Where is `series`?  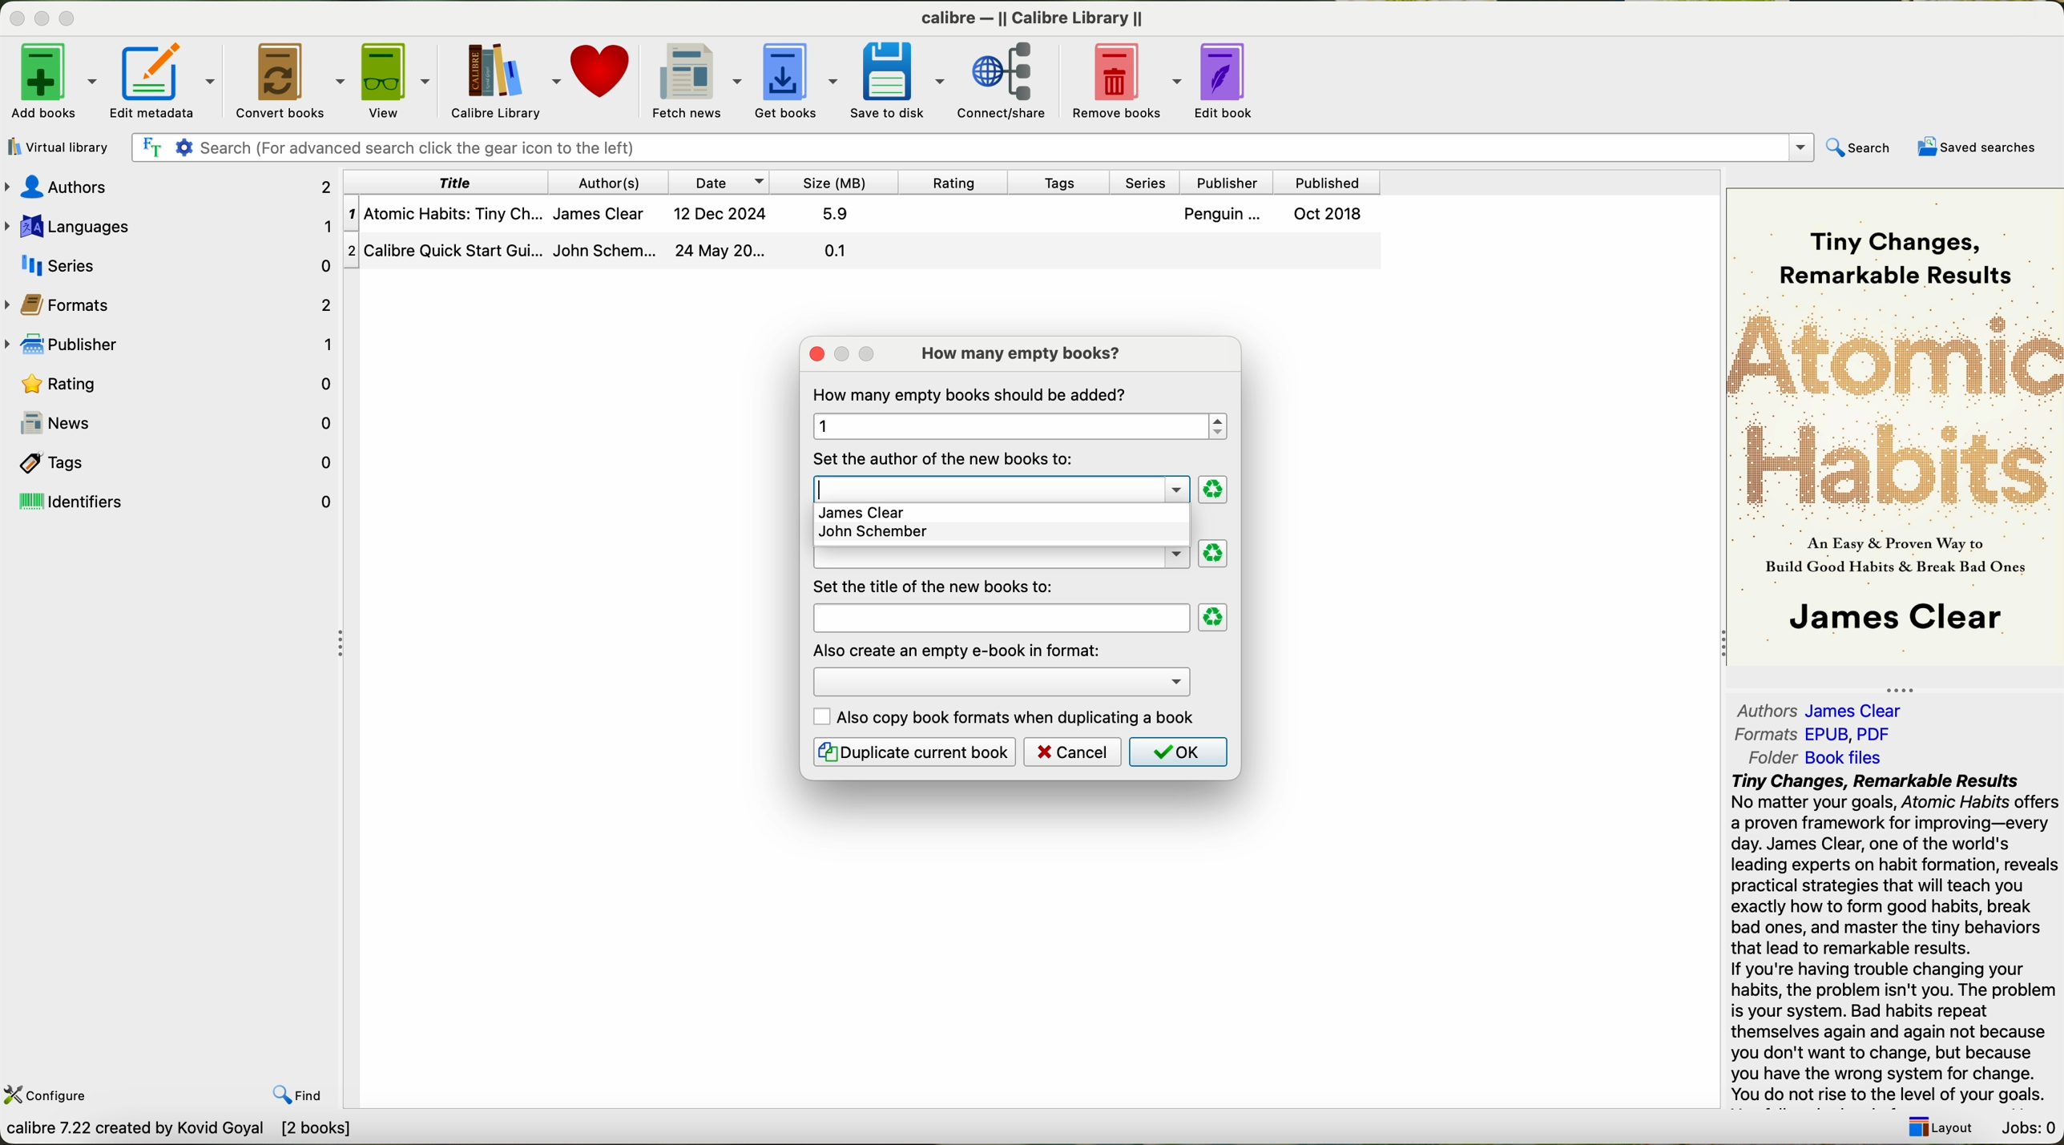 series is located at coordinates (167, 261).